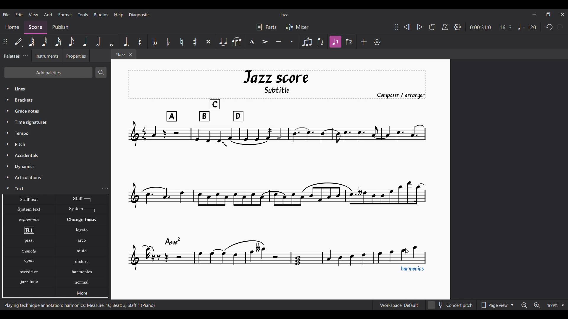 The width and height of the screenshot is (568, 319). I want to click on , so click(27, 111).